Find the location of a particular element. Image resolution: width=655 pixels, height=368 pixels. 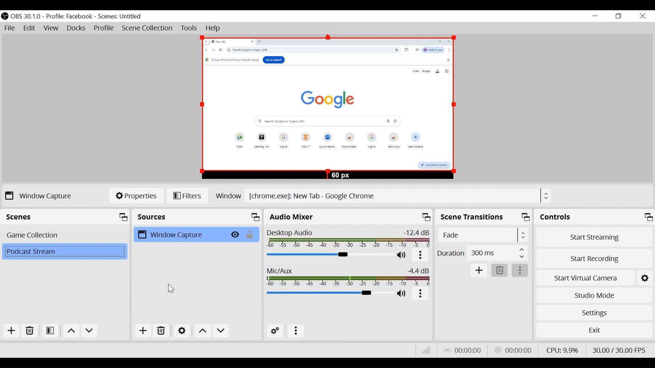

Add is located at coordinates (11, 331).